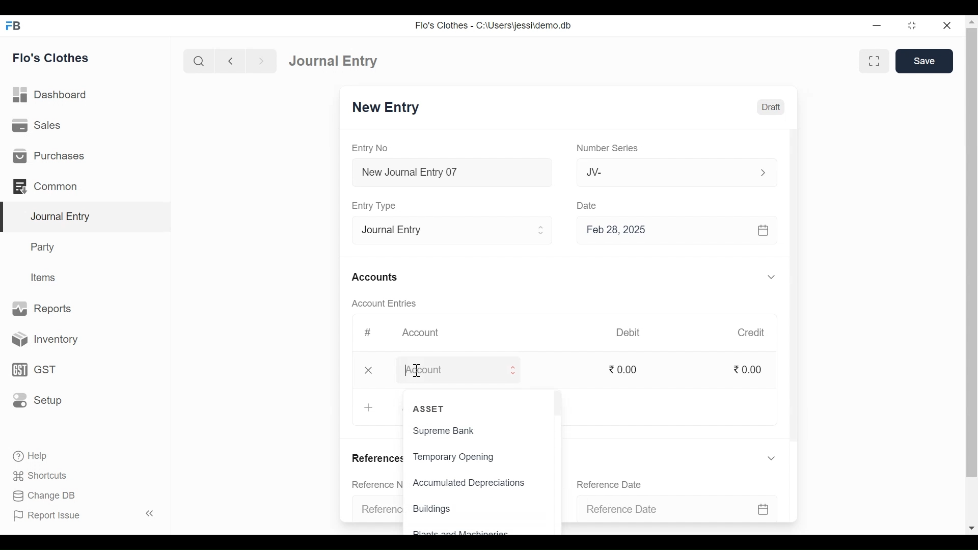  I want to click on Flo's Clothes - C:\Users\jessi\demo.db, so click(491, 25).